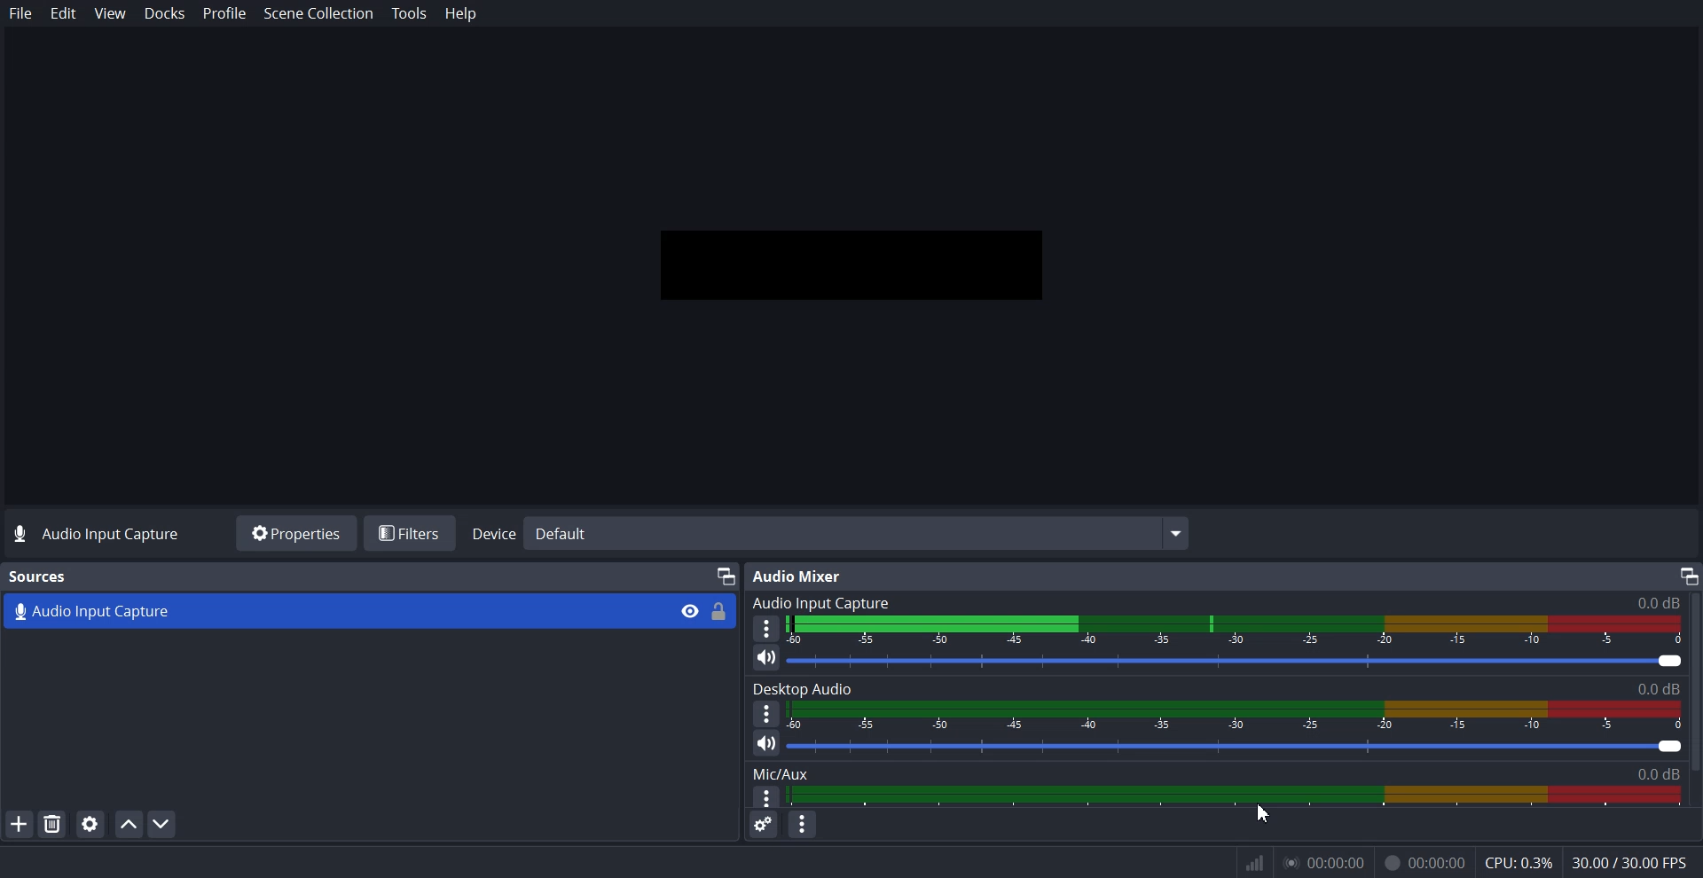 This screenshot has width=1703, height=878. Describe the element at coordinates (690, 610) in the screenshot. I see `Eye` at that location.